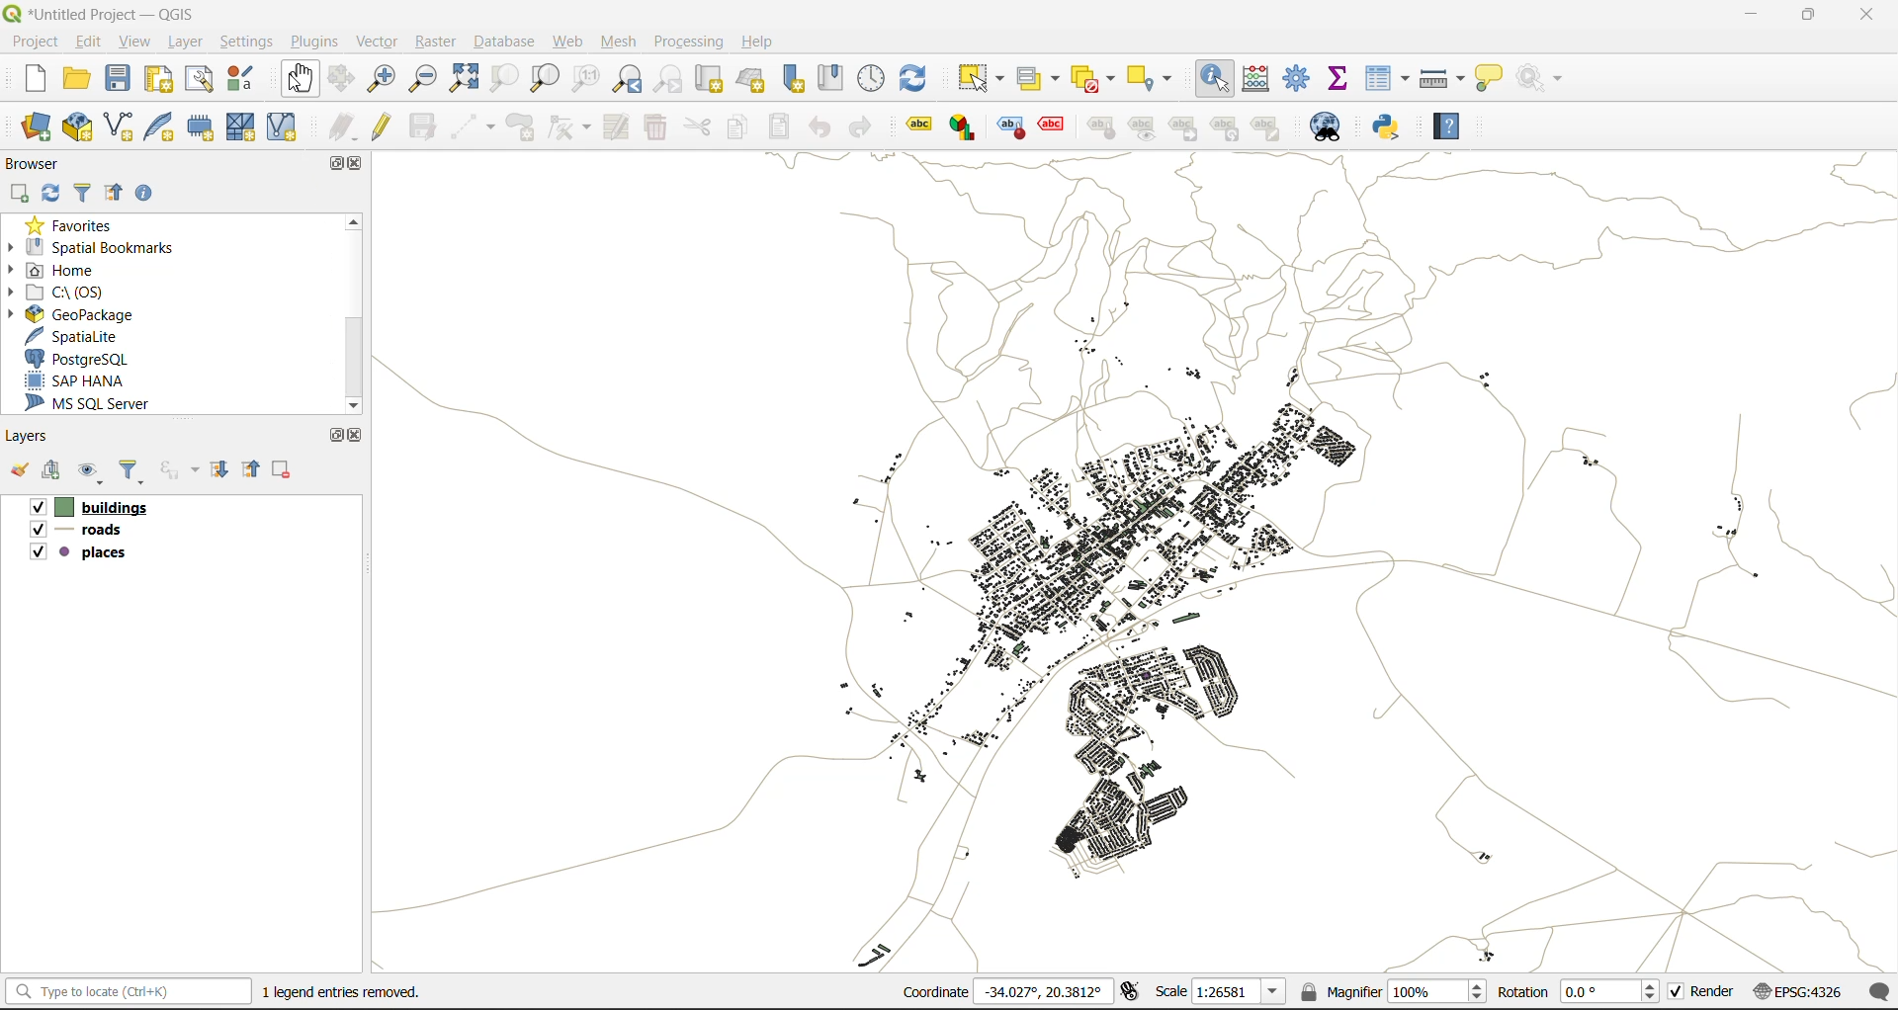 Image resolution: width=1898 pixels, height=1010 pixels. I want to click on metadata, so click(339, 995).